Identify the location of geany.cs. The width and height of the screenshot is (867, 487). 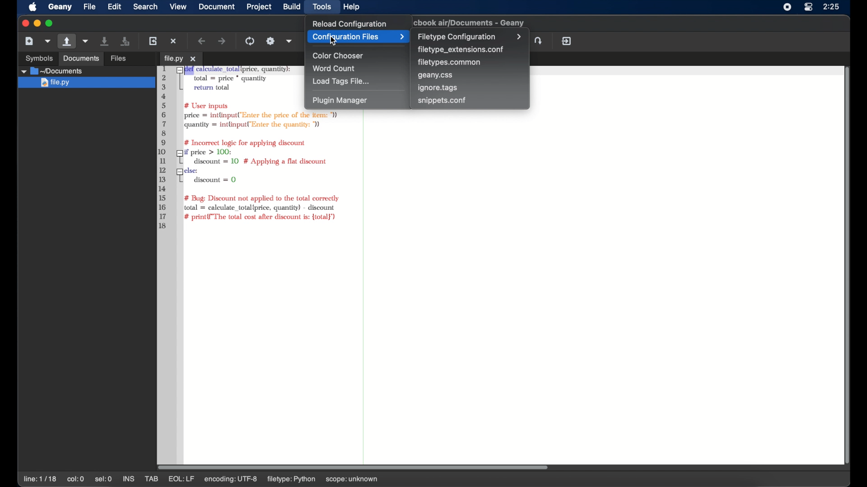
(436, 76).